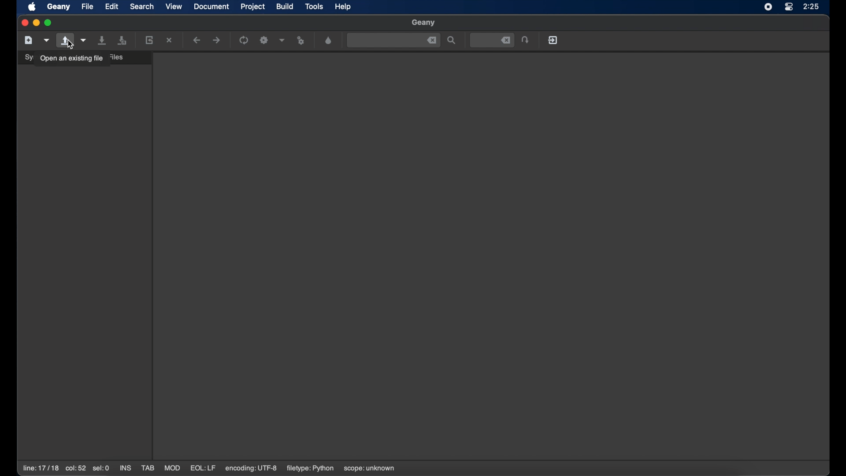 The width and height of the screenshot is (846, 476). What do you see at coordinates (285, 6) in the screenshot?
I see `build` at bounding box center [285, 6].